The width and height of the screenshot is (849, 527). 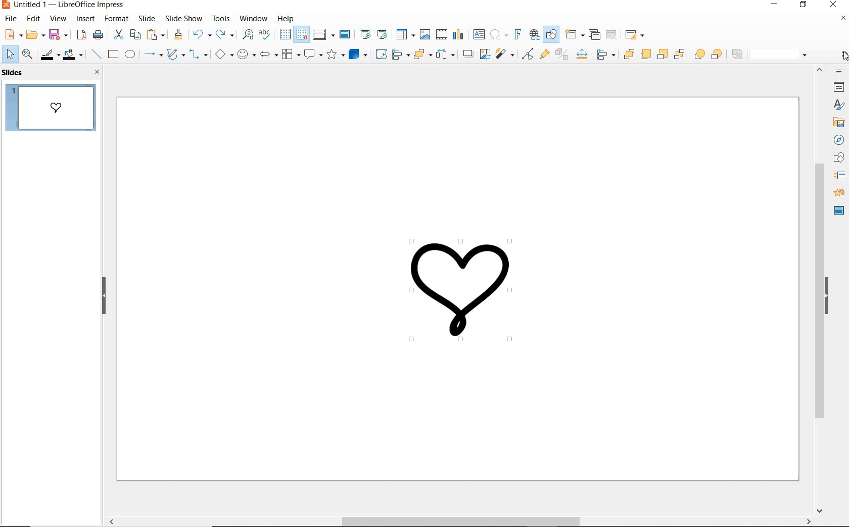 What do you see at coordinates (839, 106) in the screenshot?
I see `STYLES` at bounding box center [839, 106].